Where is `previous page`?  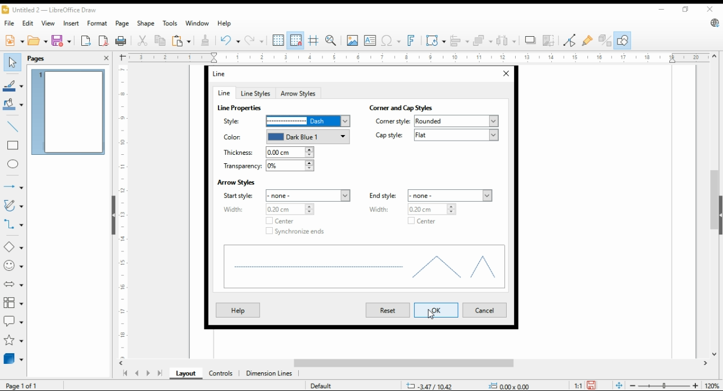 previous page is located at coordinates (137, 374).